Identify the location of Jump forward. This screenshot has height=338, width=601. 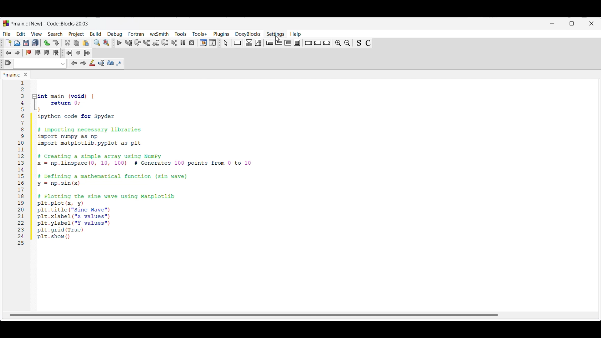
(87, 53).